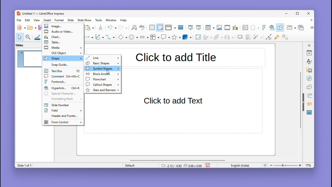  What do you see at coordinates (28, 37) in the screenshot?
I see `Magnification` at bounding box center [28, 37].